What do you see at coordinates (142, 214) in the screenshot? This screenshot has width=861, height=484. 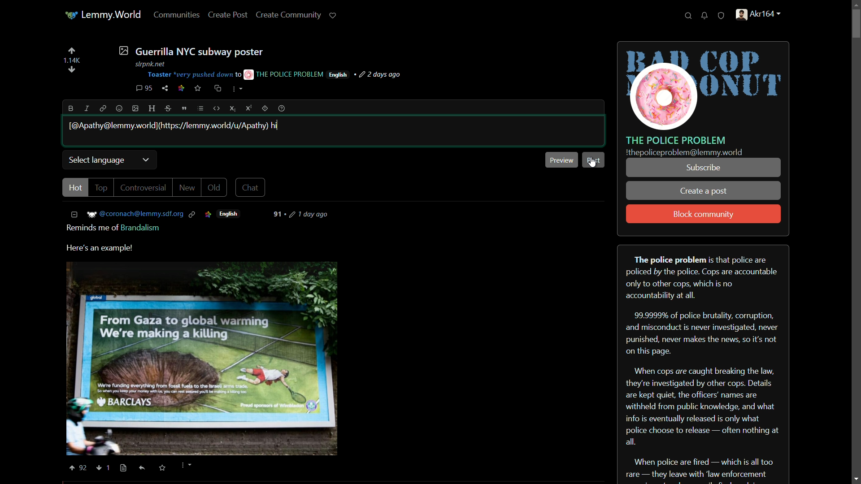 I see `‘@coronach@lemmy.sdf.org` at bounding box center [142, 214].